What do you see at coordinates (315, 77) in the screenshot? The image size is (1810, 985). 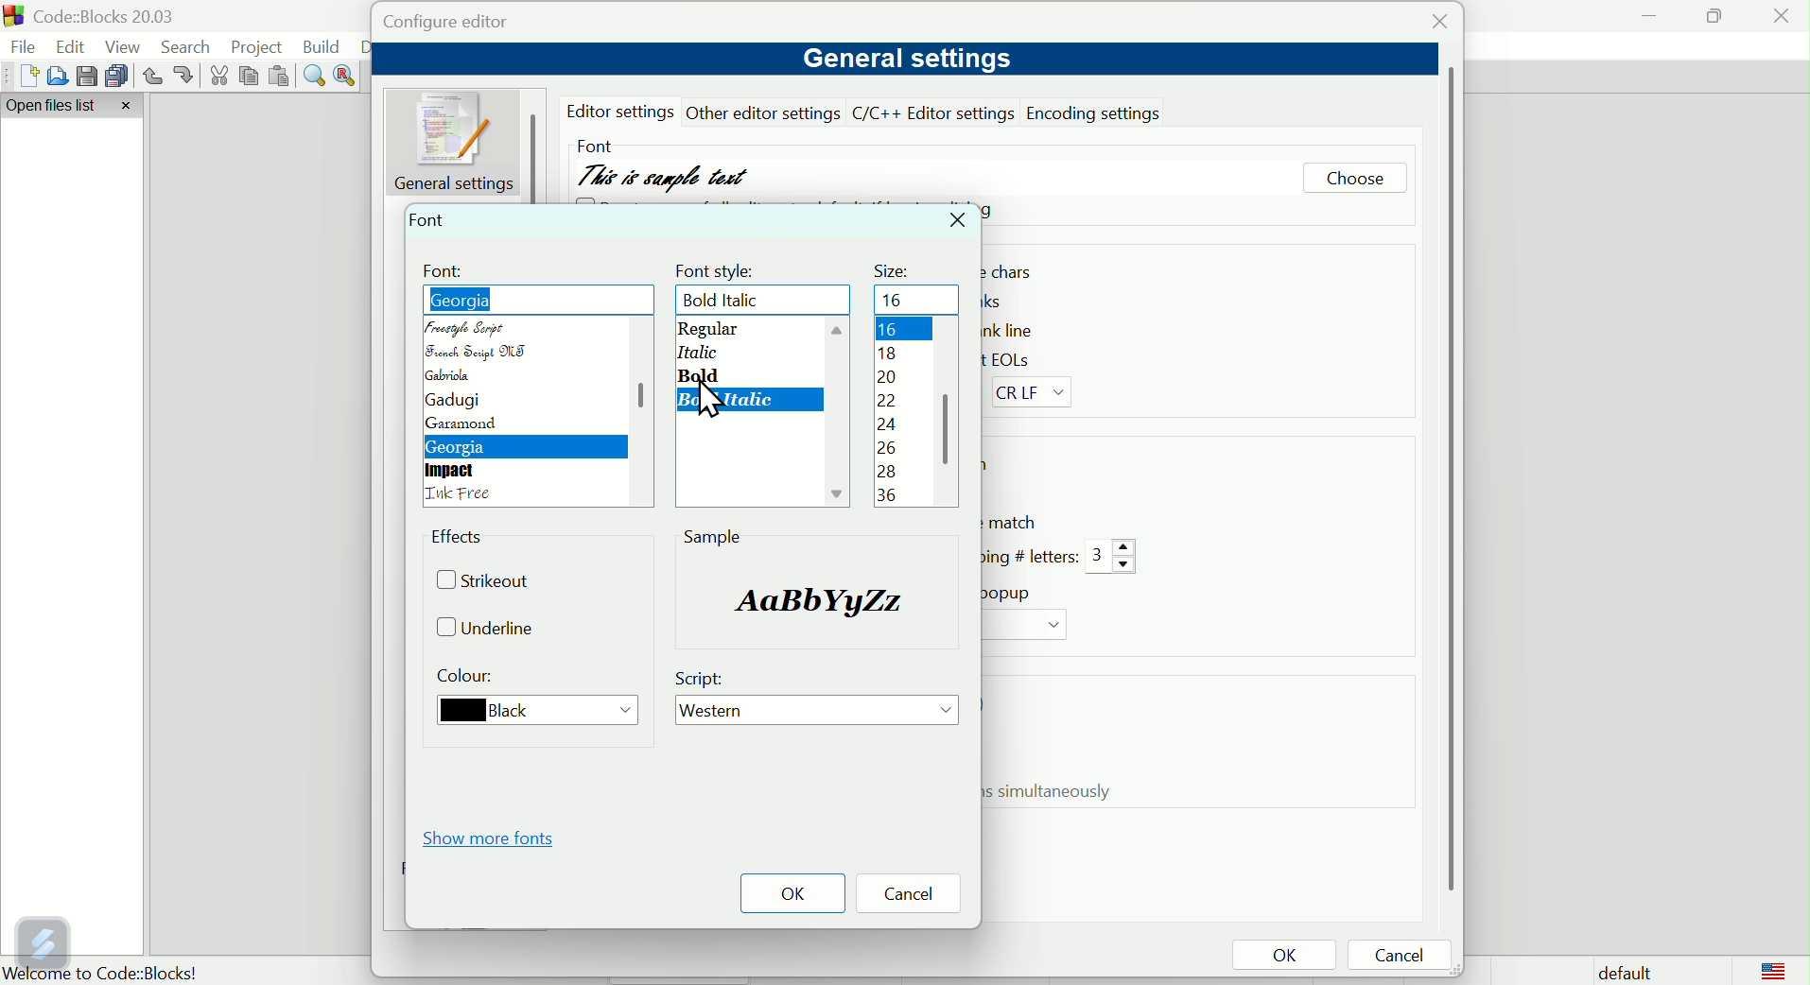 I see `Find` at bounding box center [315, 77].